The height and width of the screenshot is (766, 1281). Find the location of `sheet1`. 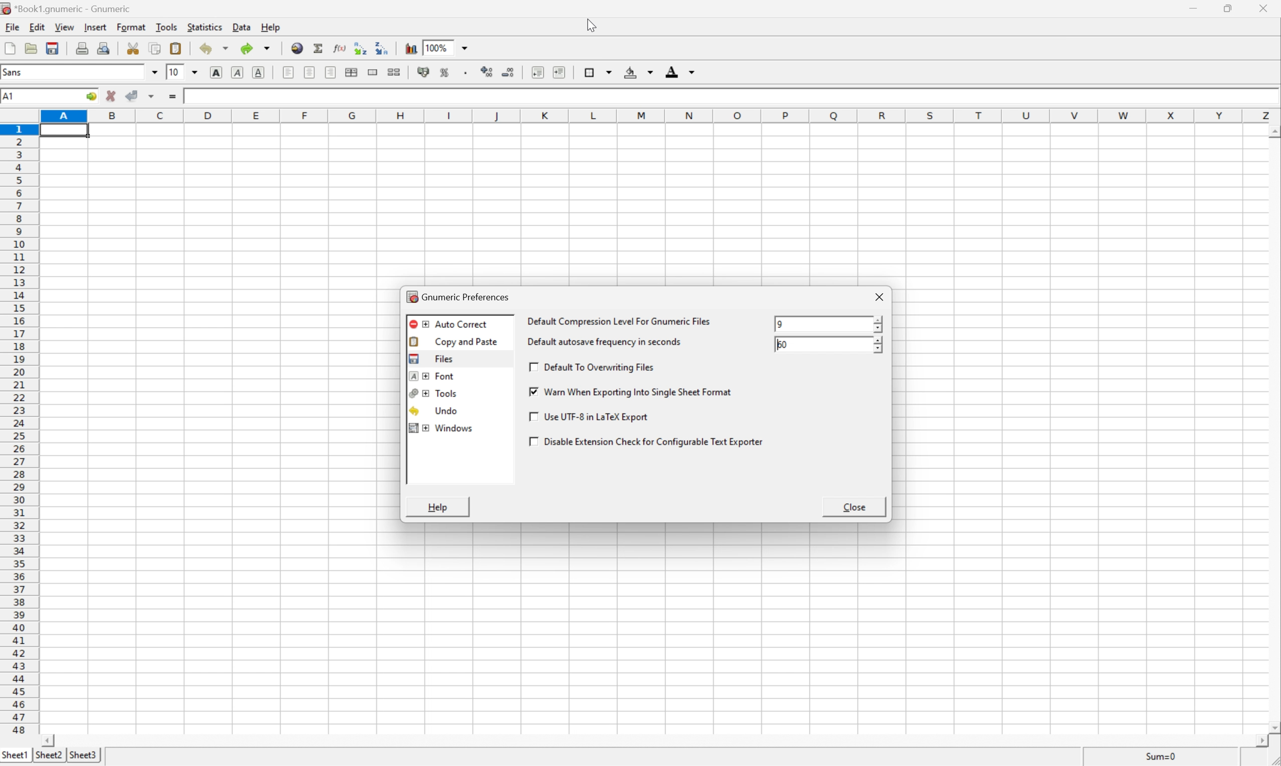

sheet1 is located at coordinates (15, 757).